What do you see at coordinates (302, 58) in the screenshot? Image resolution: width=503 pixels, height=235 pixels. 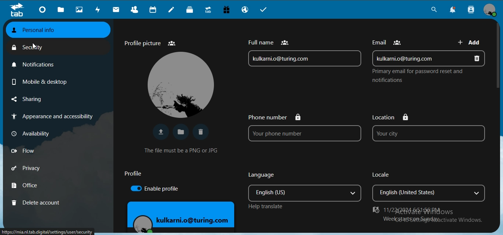 I see `email address` at bounding box center [302, 58].